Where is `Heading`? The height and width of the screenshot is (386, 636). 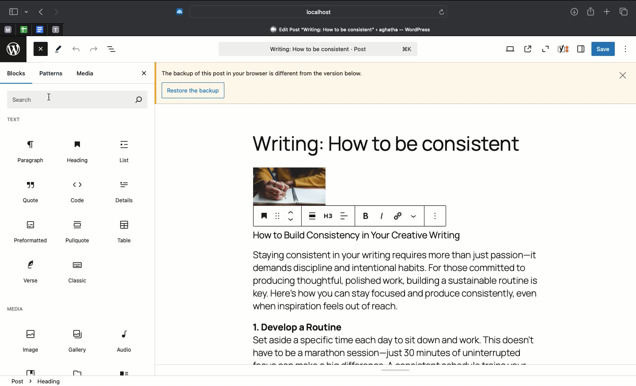 Heading is located at coordinates (50, 382).